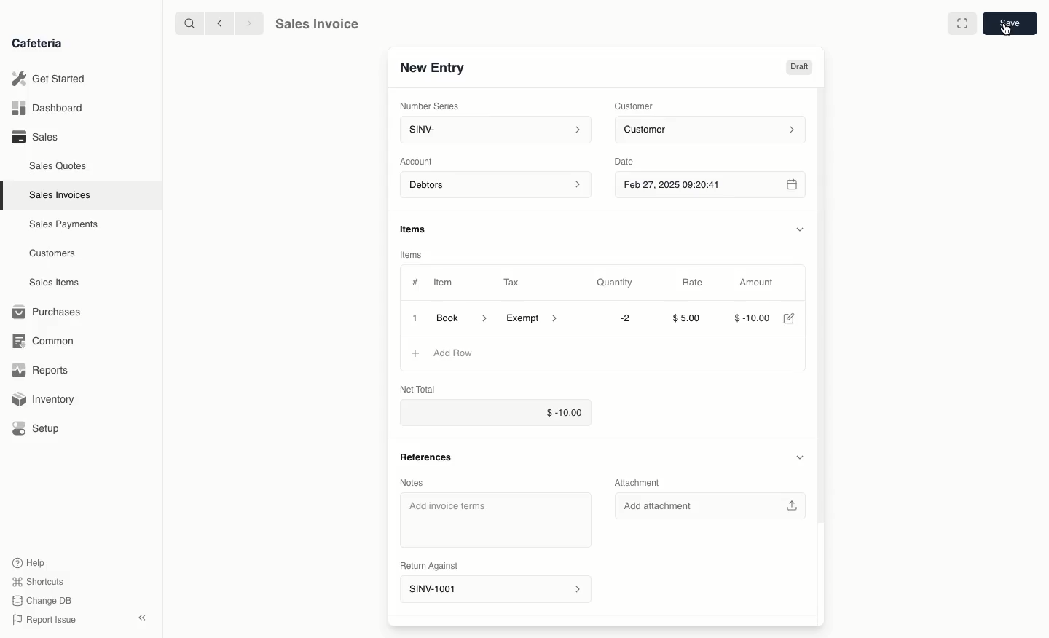  Describe the element at coordinates (412, 353) in the screenshot. I see `Add` at that location.